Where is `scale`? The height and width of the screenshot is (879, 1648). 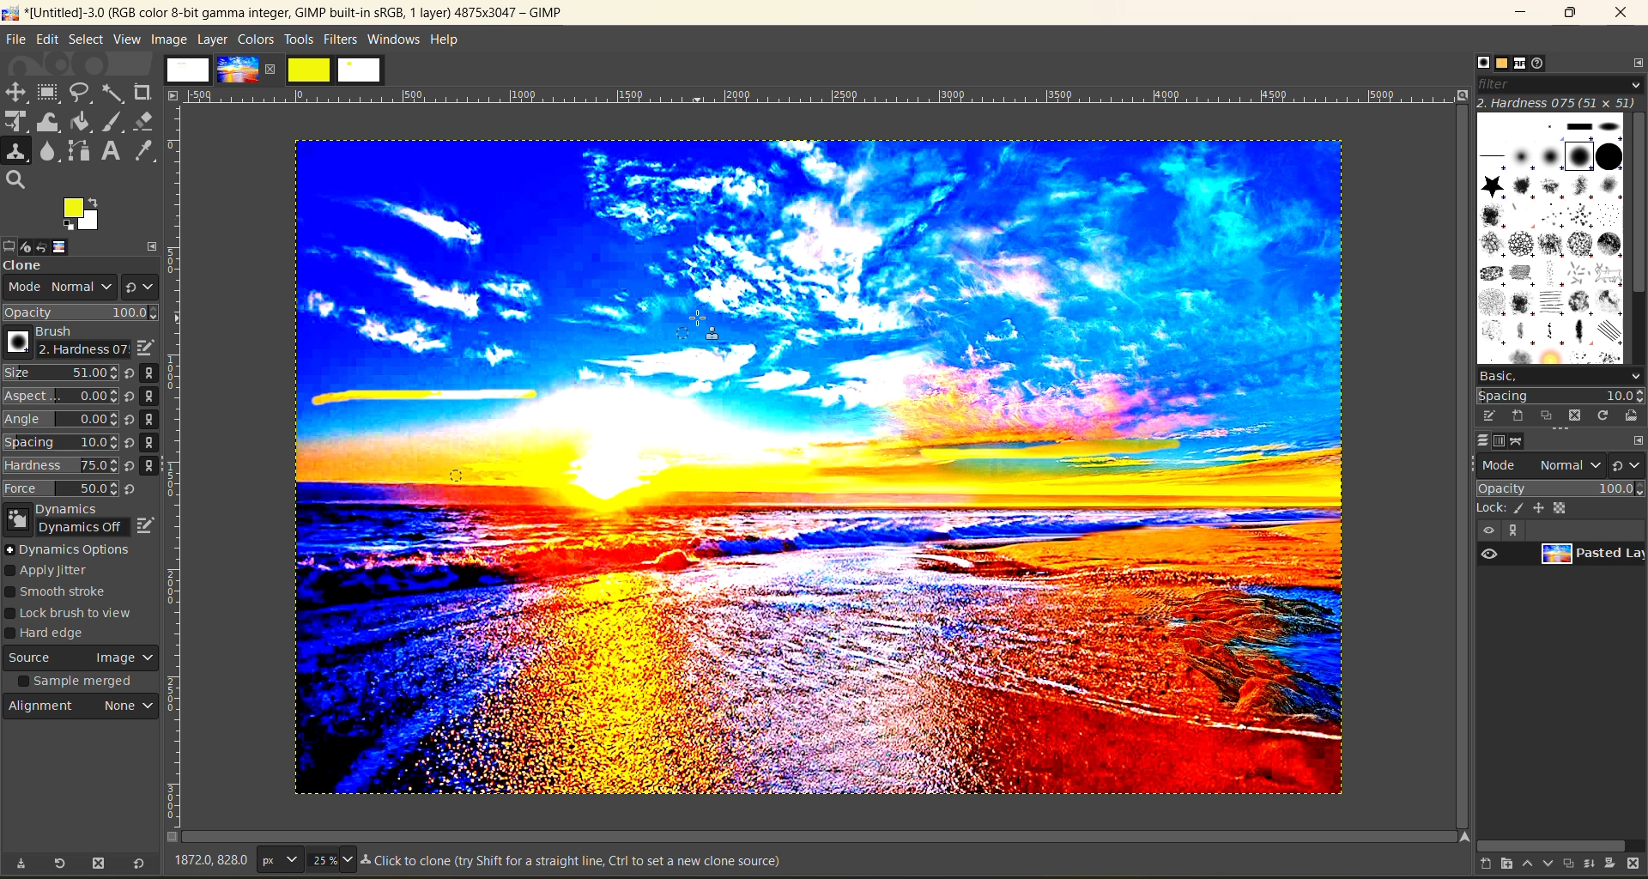
scale is located at coordinates (16, 123).